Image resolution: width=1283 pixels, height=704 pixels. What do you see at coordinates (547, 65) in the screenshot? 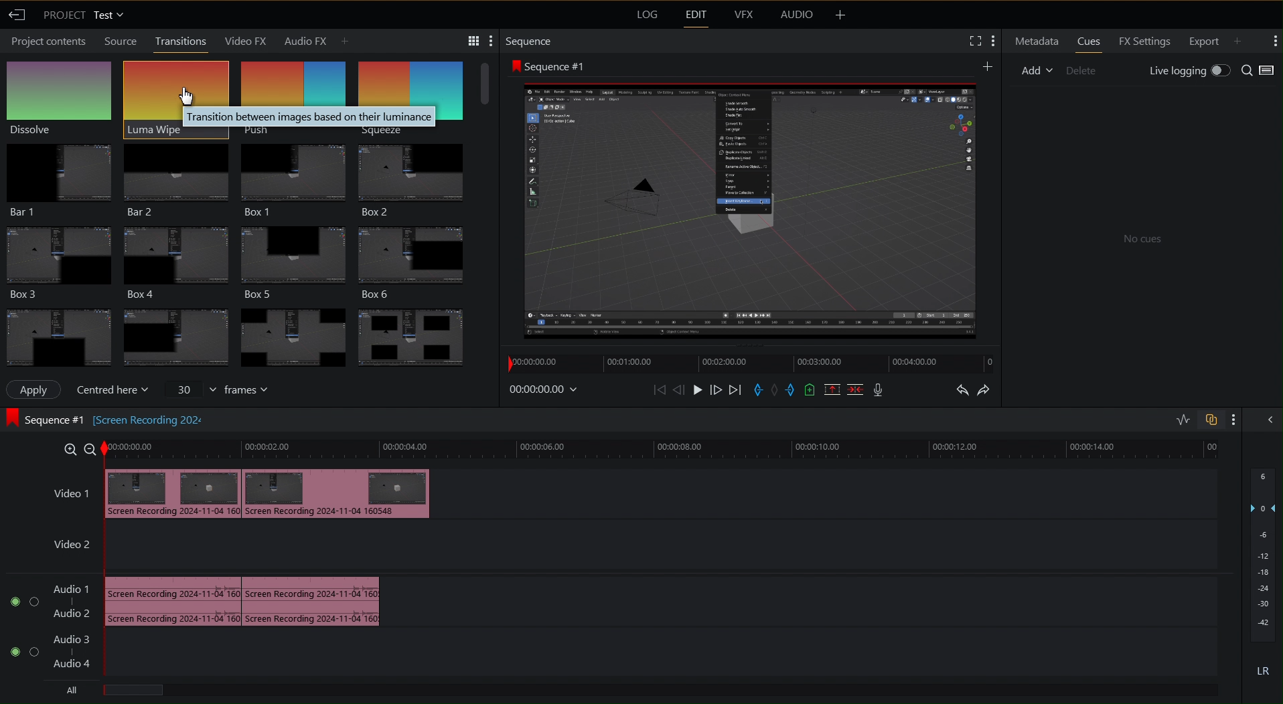
I see `Sequence 1` at bounding box center [547, 65].